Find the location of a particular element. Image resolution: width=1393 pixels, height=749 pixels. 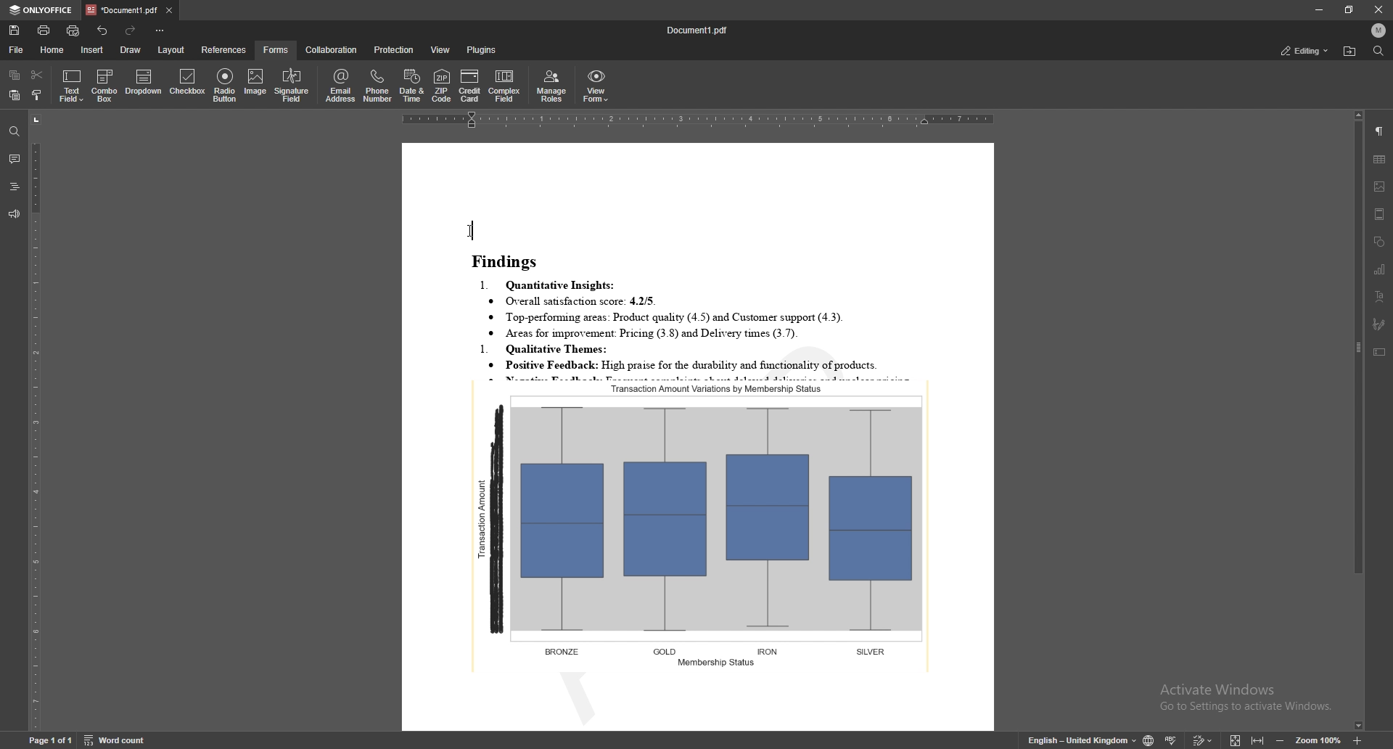

feedback is located at coordinates (12, 214).